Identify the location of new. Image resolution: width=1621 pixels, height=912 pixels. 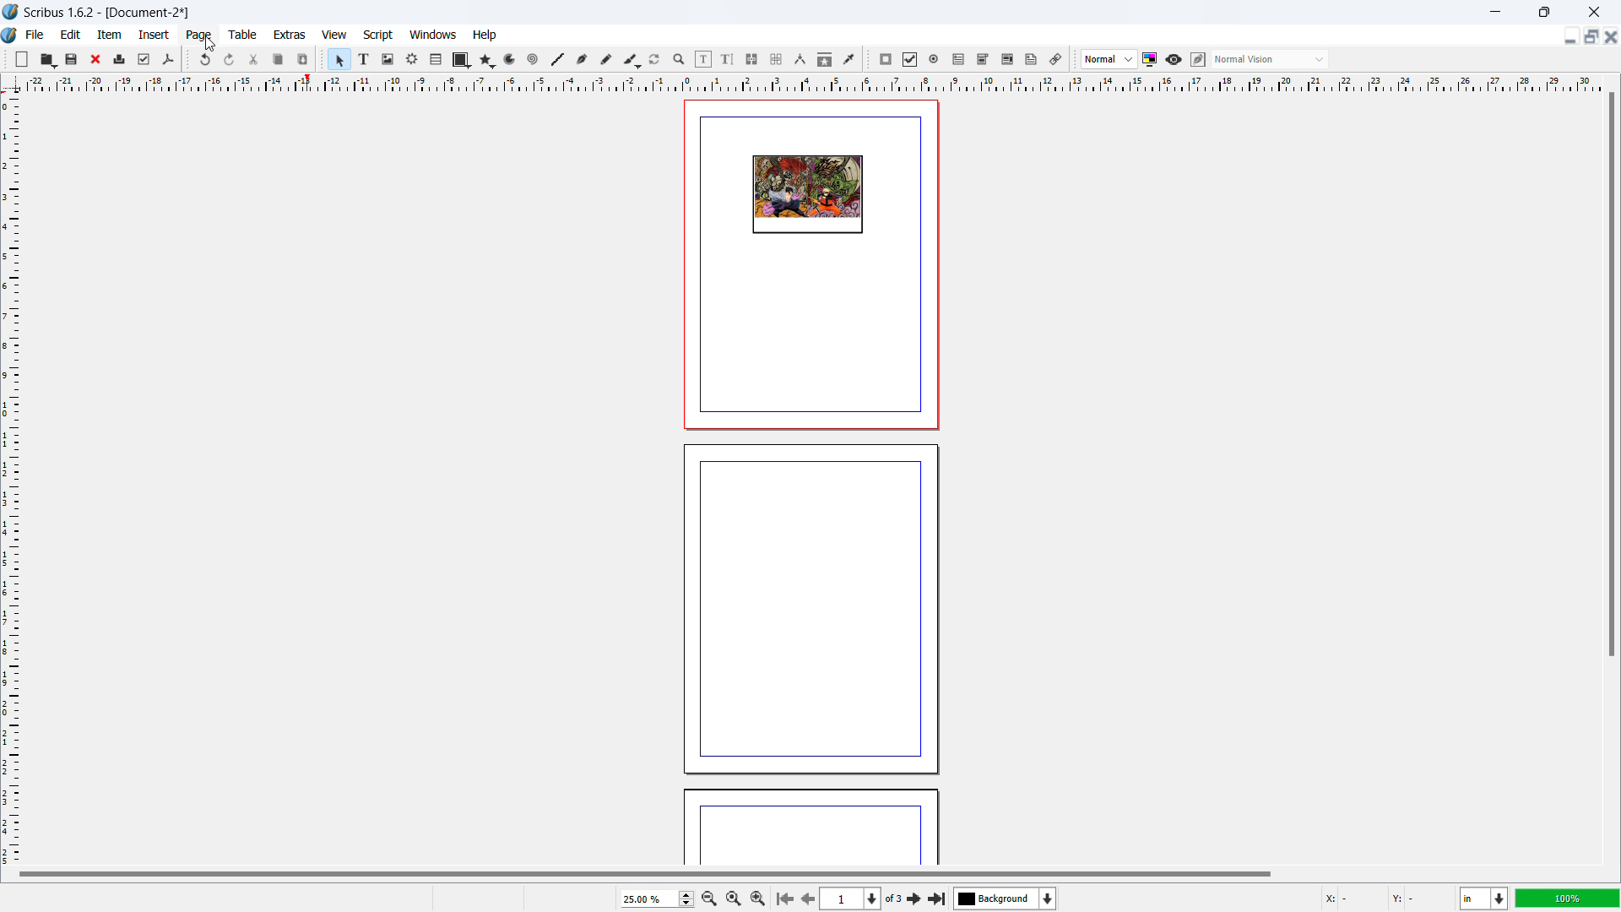
(22, 59).